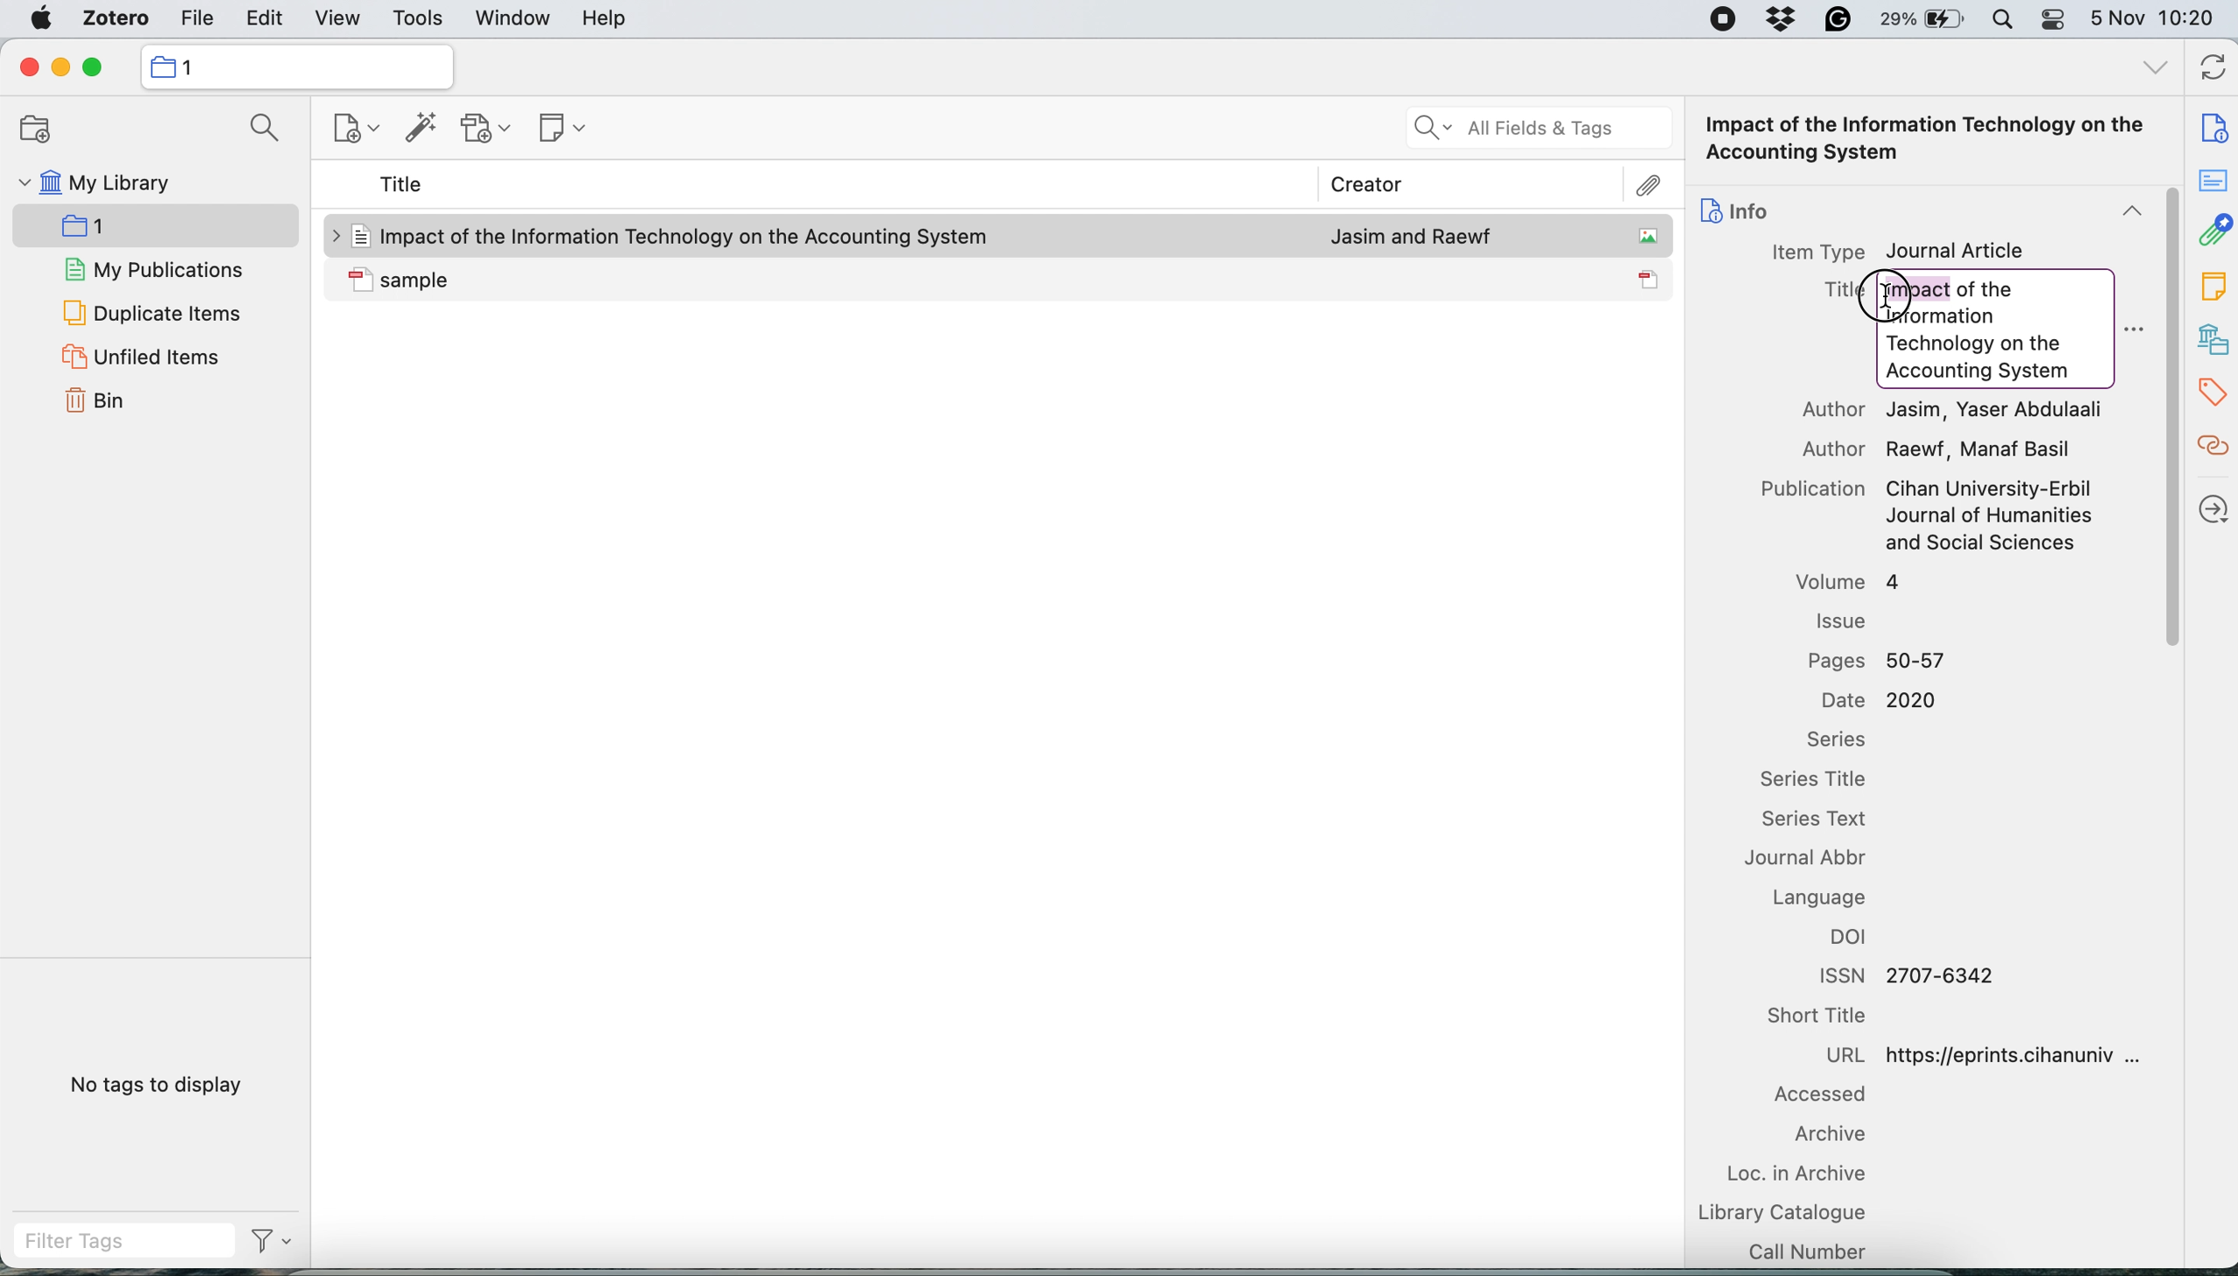 The width and height of the screenshot is (2238, 1276). What do you see at coordinates (1650, 236) in the screenshot?
I see `icon` at bounding box center [1650, 236].